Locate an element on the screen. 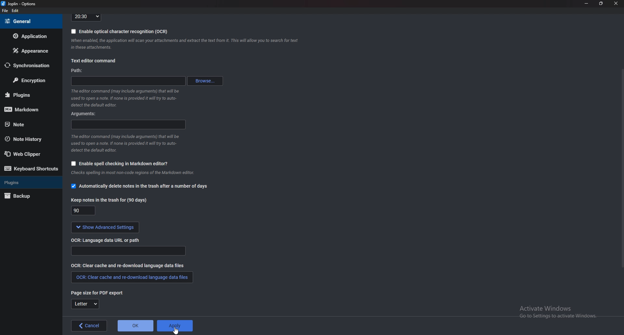  arguments is located at coordinates (129, 125).